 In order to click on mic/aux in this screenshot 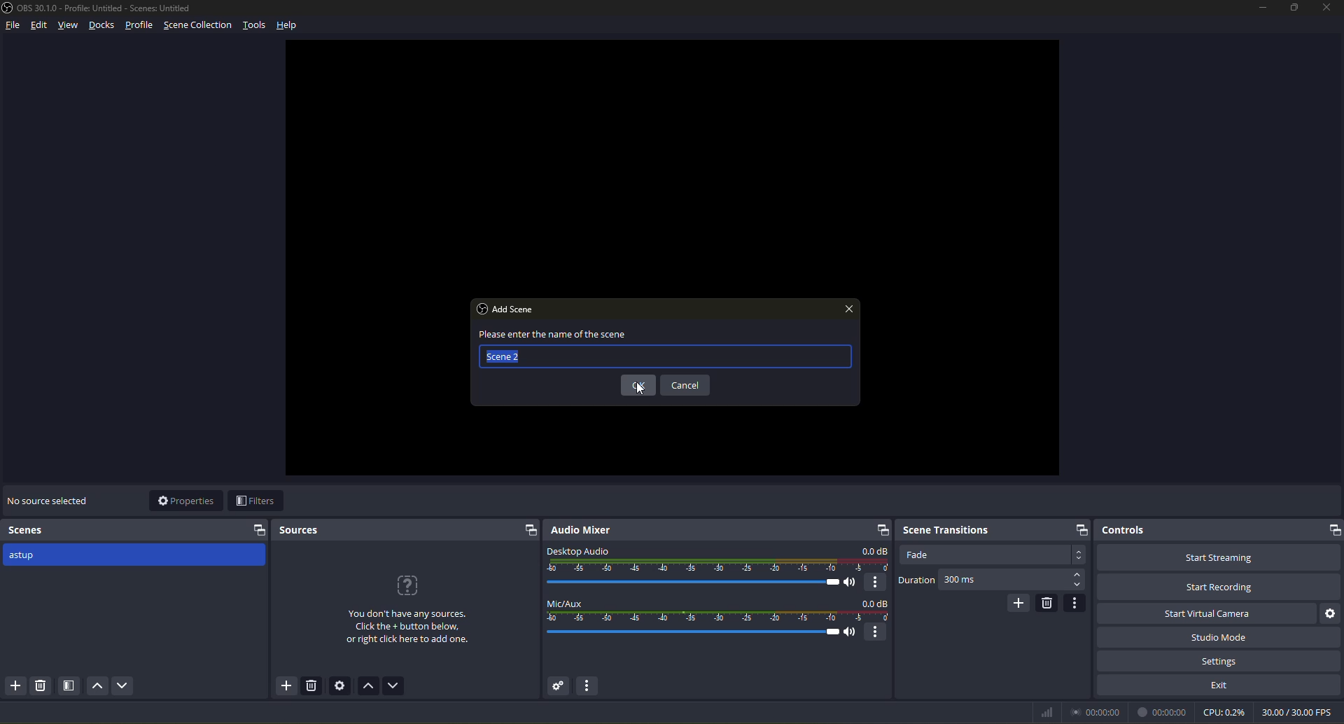, I will do `click(563, 603)`.